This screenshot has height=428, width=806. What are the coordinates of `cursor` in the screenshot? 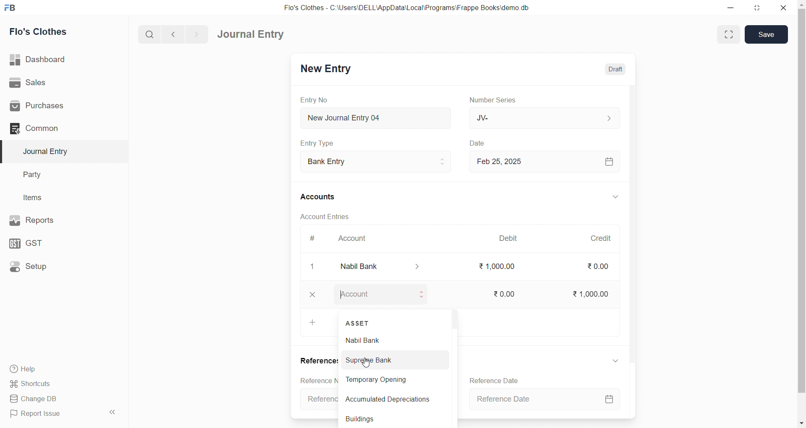 It's located at (368, 364).